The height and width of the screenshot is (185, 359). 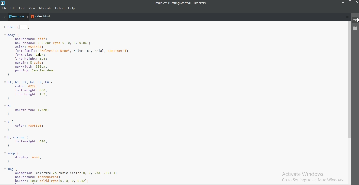 I want to click on debug, so click(x=60, y=8).